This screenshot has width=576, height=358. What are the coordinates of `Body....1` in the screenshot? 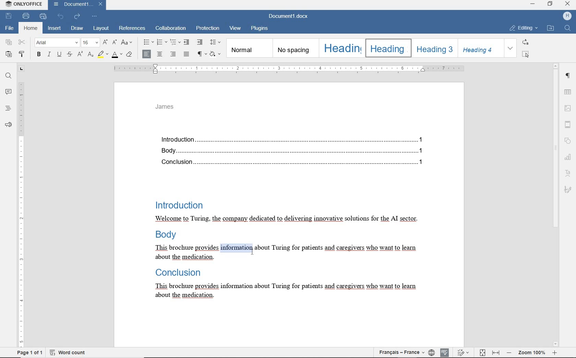 It's located at (289, 151).